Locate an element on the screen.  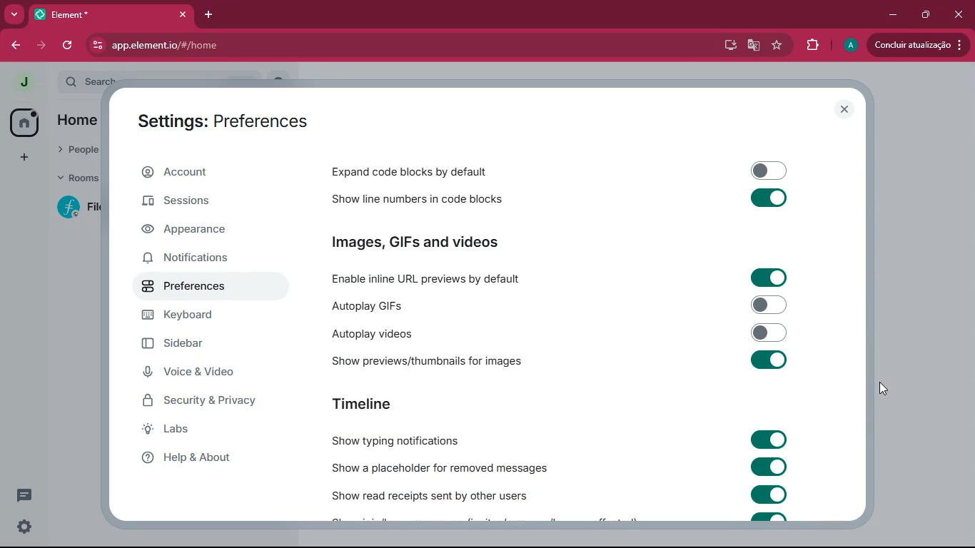
update is located at coordinates (918, 44).